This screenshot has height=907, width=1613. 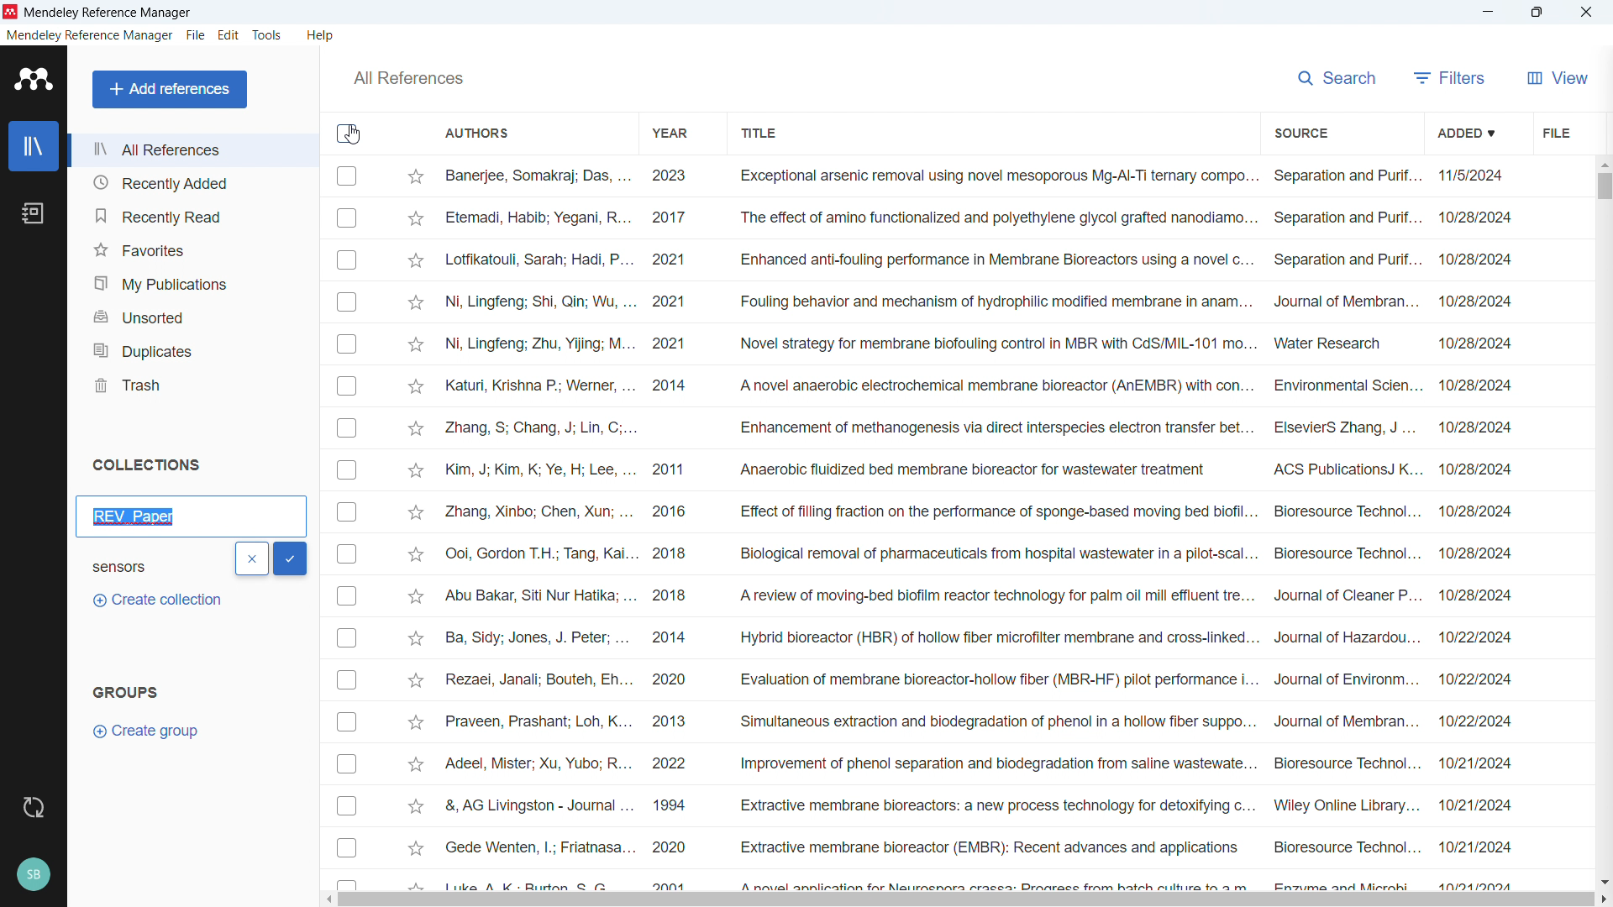 What do you see at coordinates (1540, 12) in the screenshot?
I see `maximise ` at bounding box center [1540, 12].